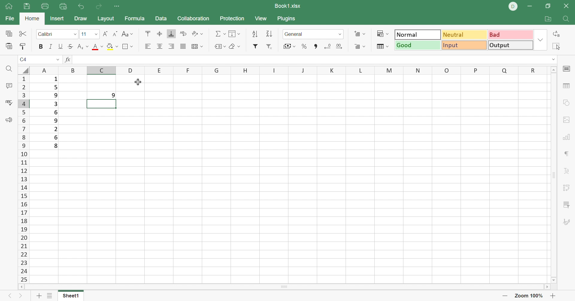  What do you see at coordinates (97, 35) in the screenshot?
I see `Drop Down` at bounding box center [97, 35].